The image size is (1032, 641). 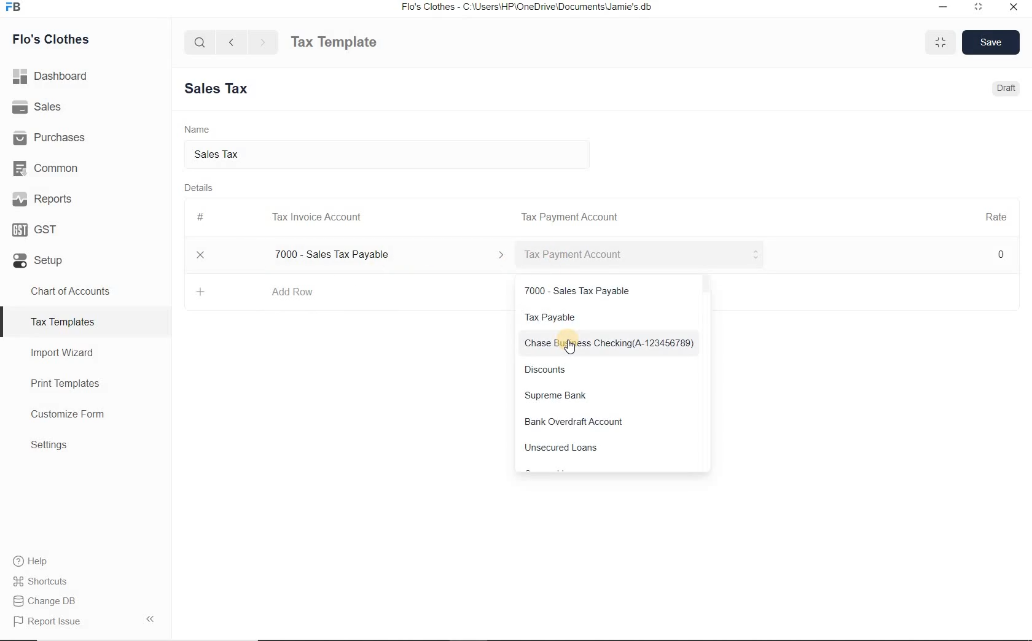 I want to click on Tax Template, so click(x=334, y=42).